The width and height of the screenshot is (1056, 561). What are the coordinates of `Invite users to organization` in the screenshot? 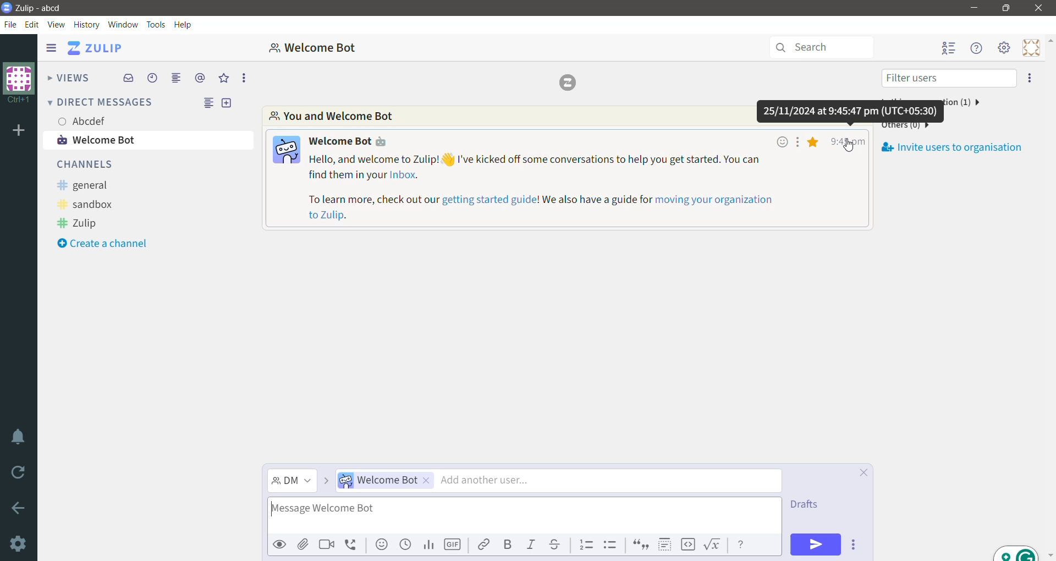 It's located at (1028, 79).